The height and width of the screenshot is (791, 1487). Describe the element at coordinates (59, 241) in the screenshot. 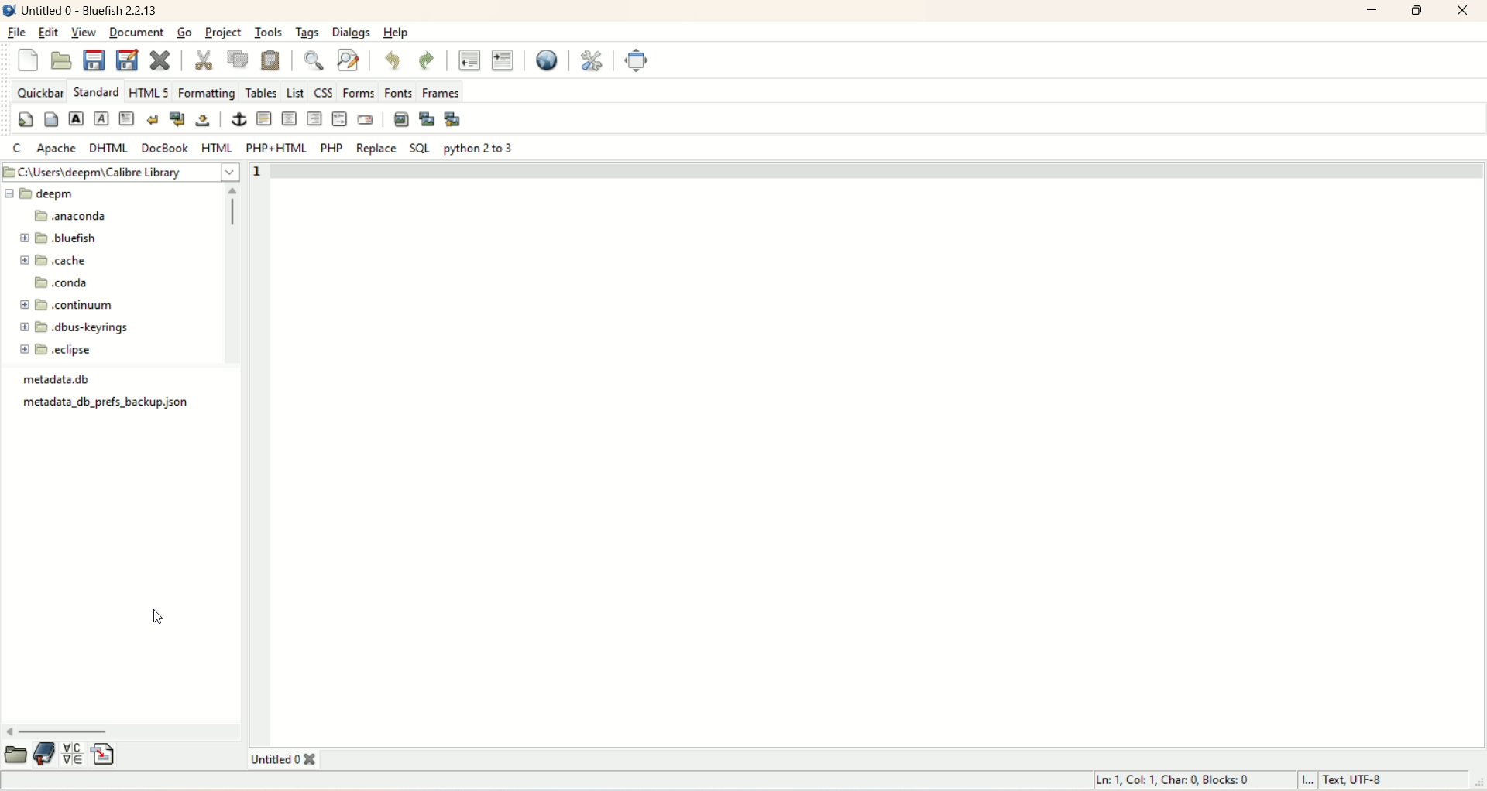

I see `bluefish` at that location.